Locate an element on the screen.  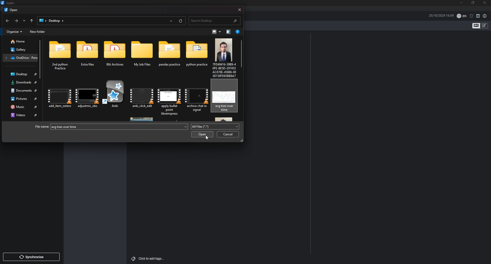
set alarm is located at coordinates (472, 16).